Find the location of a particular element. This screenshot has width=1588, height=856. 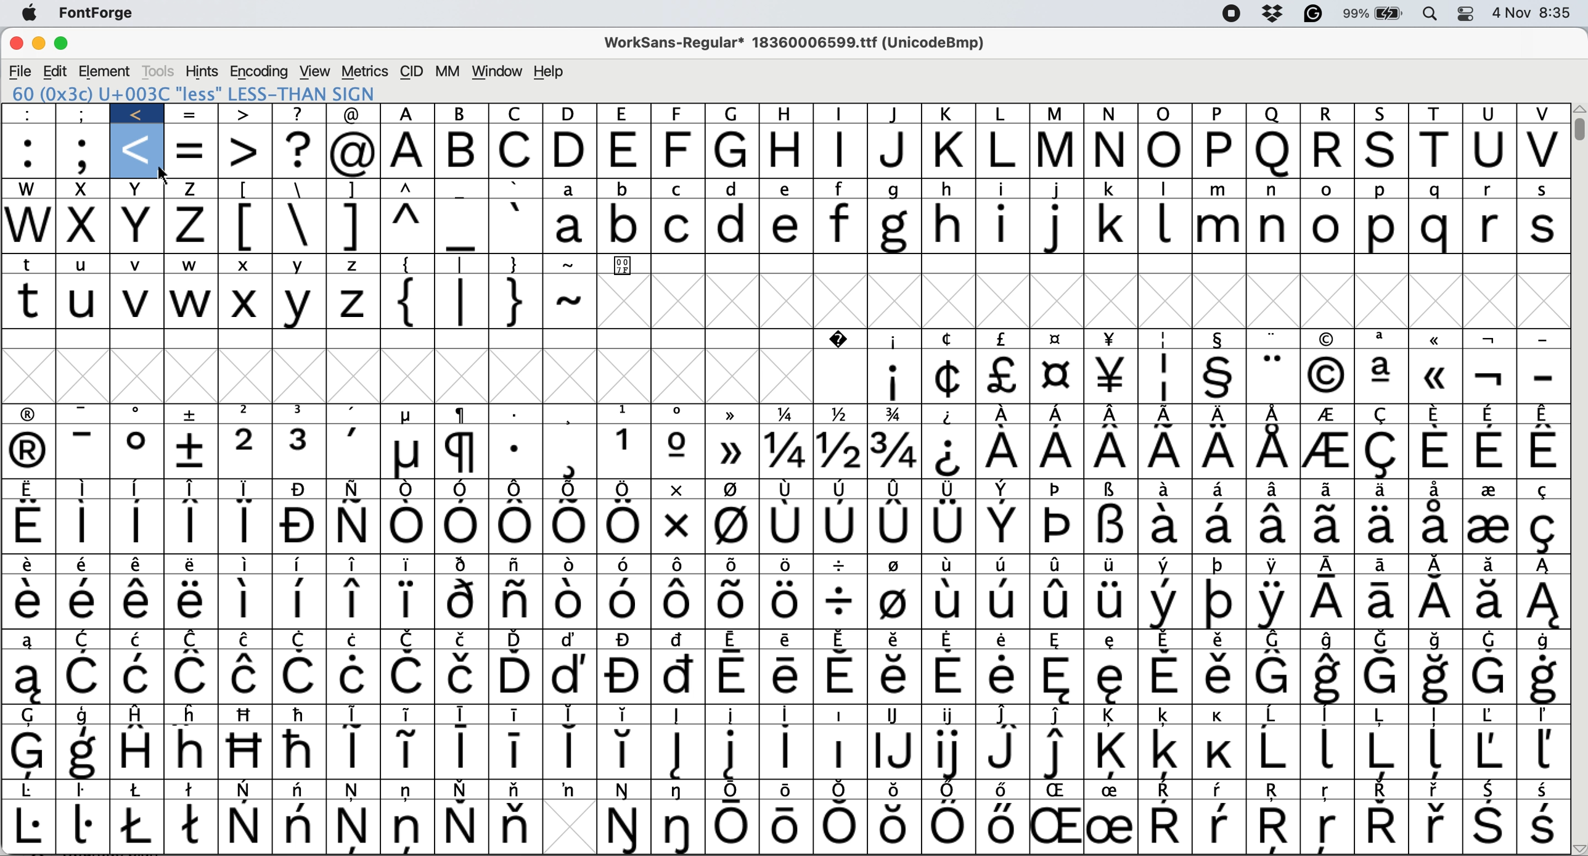

k is located at coordinates (1113, 226).